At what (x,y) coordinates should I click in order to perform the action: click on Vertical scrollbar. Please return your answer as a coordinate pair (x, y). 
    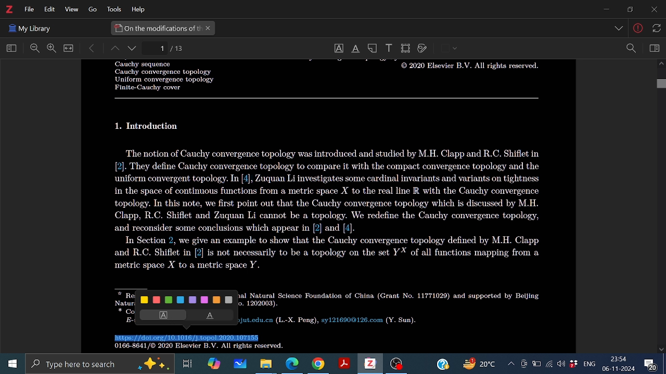
    Looking at the image, I should click on (661, 85).